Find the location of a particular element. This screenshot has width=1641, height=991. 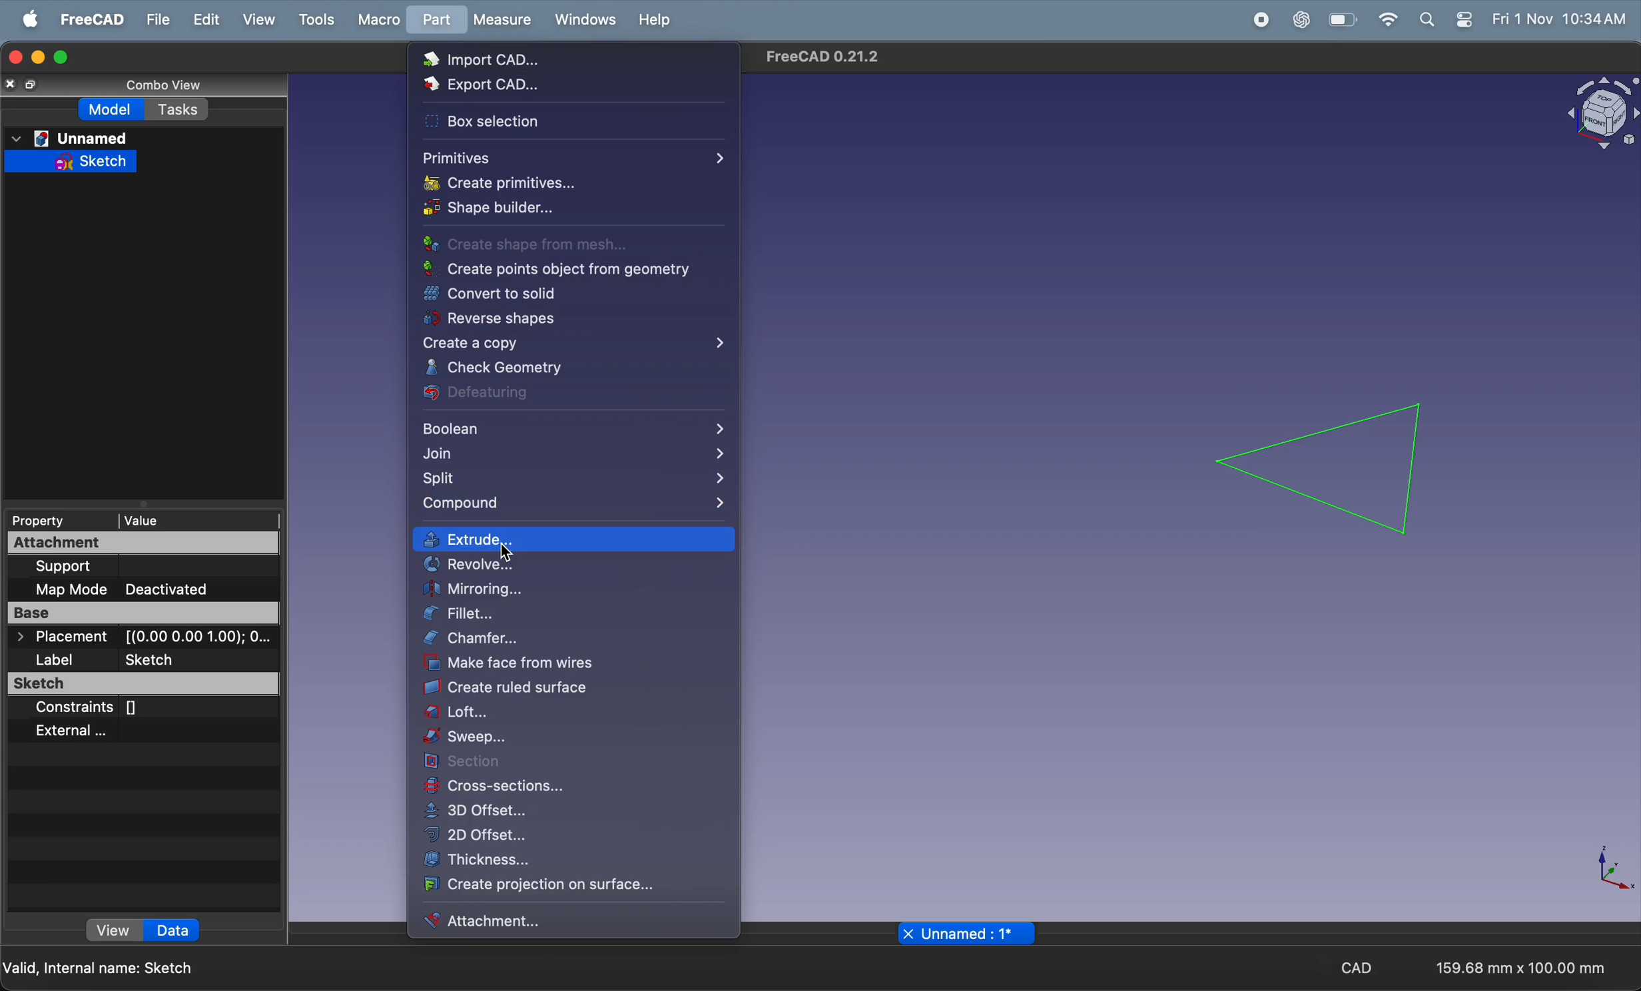

mirroring is located at coordinates (569, 590).